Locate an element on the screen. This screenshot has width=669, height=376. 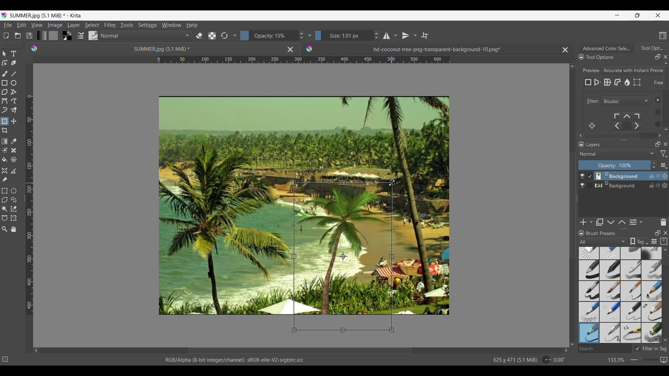
Magnetic curve selection tool is located at coordinates (14, 218).